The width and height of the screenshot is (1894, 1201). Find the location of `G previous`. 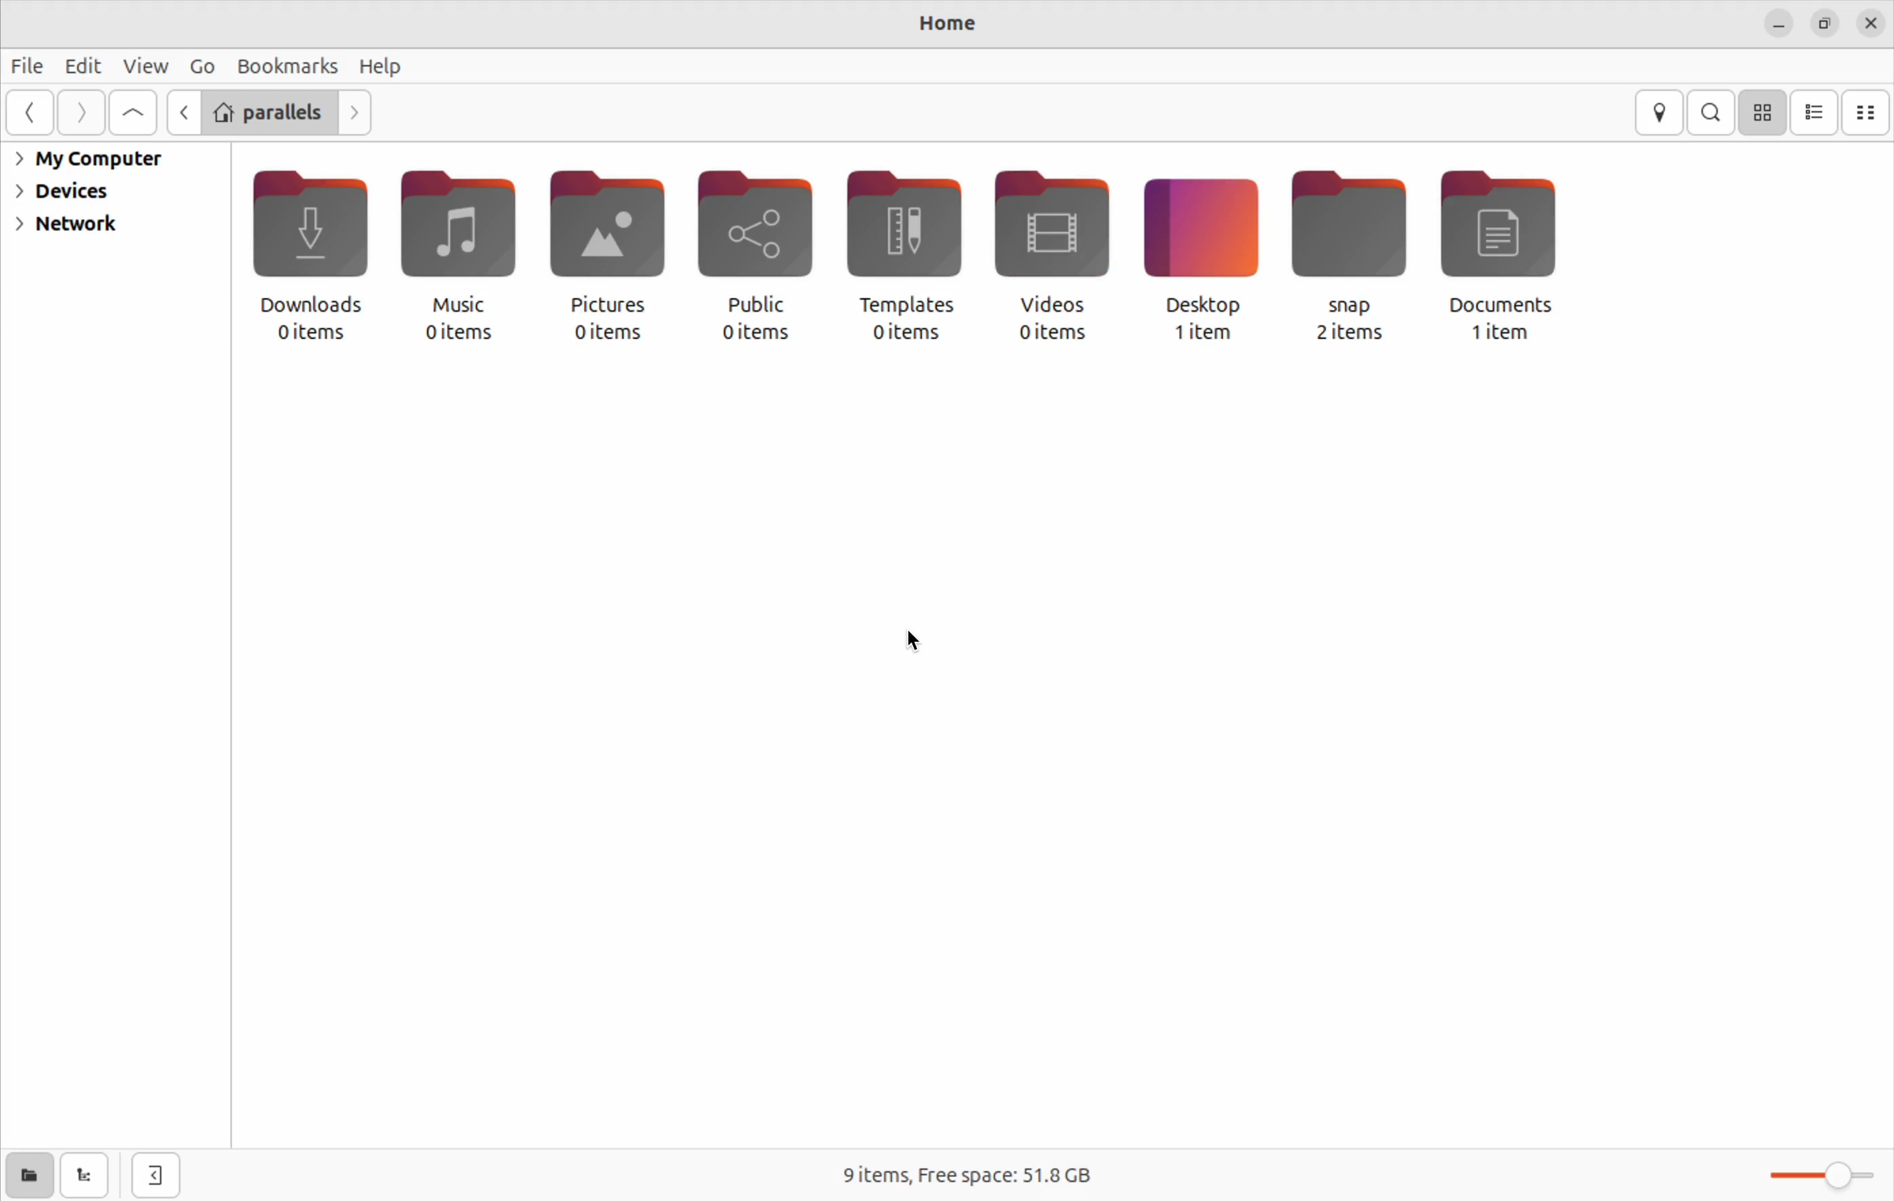

G previous is located at coordinates (178, 114).